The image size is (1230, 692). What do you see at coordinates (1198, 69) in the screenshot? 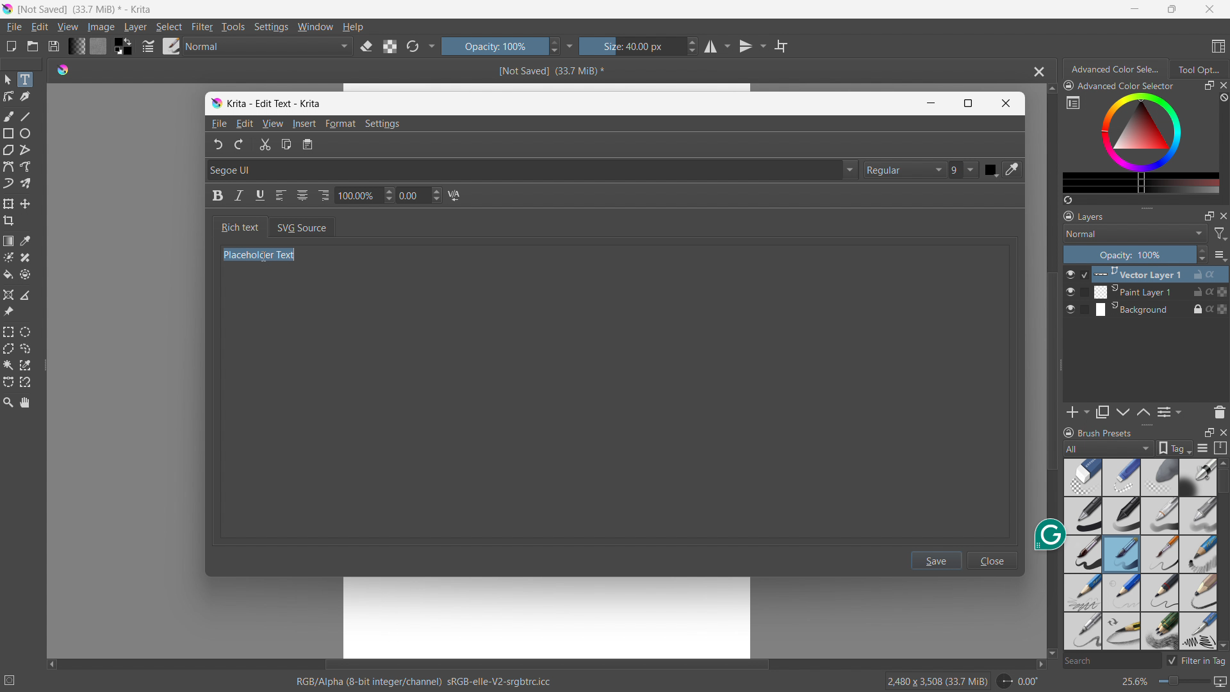
I see `tool options` at bounding box center [1198, 69].